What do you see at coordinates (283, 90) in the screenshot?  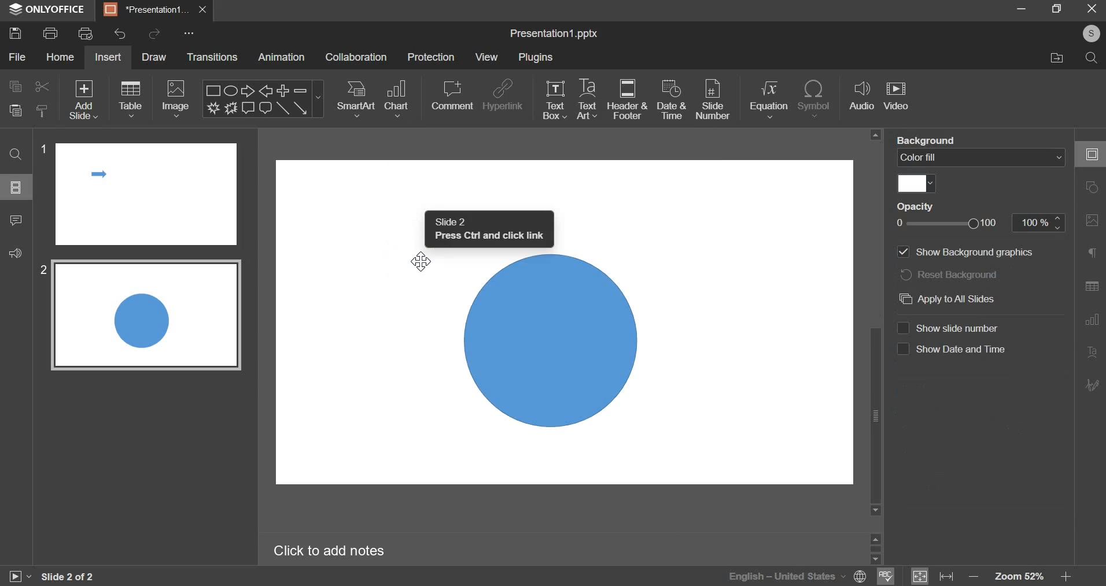 I see `Plus` at bounding box center [283, 90].